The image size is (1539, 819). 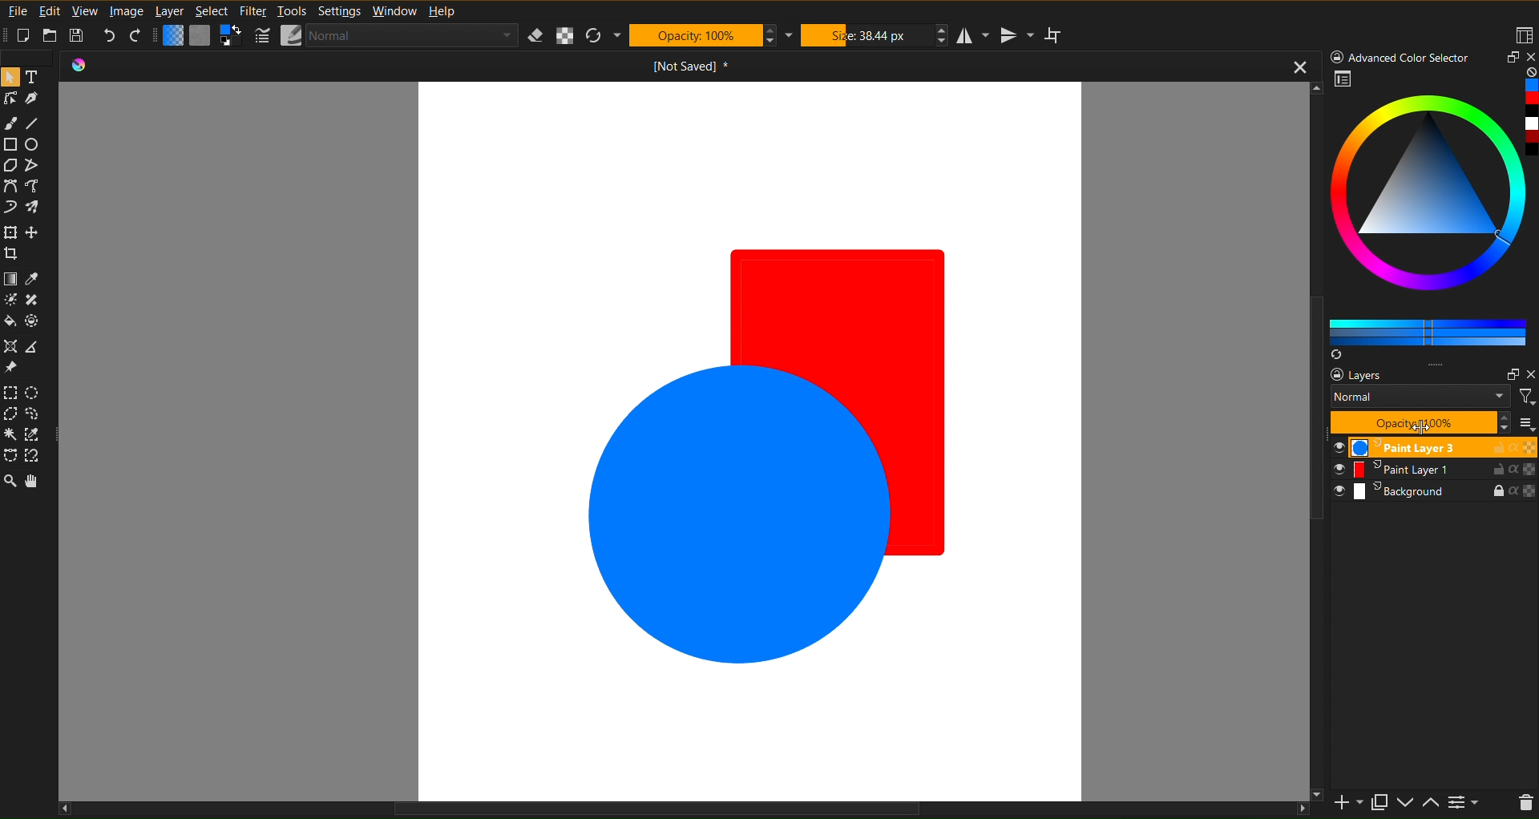 I want to click on Paint Layer 1, so click(x=1432, y=469).